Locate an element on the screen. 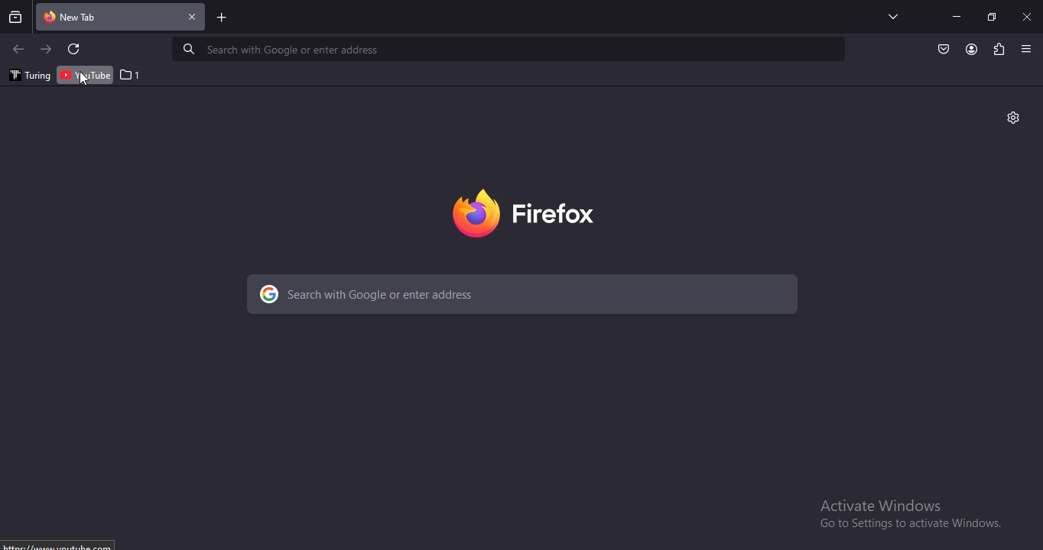  cursor is located at coordinates (86, 80).